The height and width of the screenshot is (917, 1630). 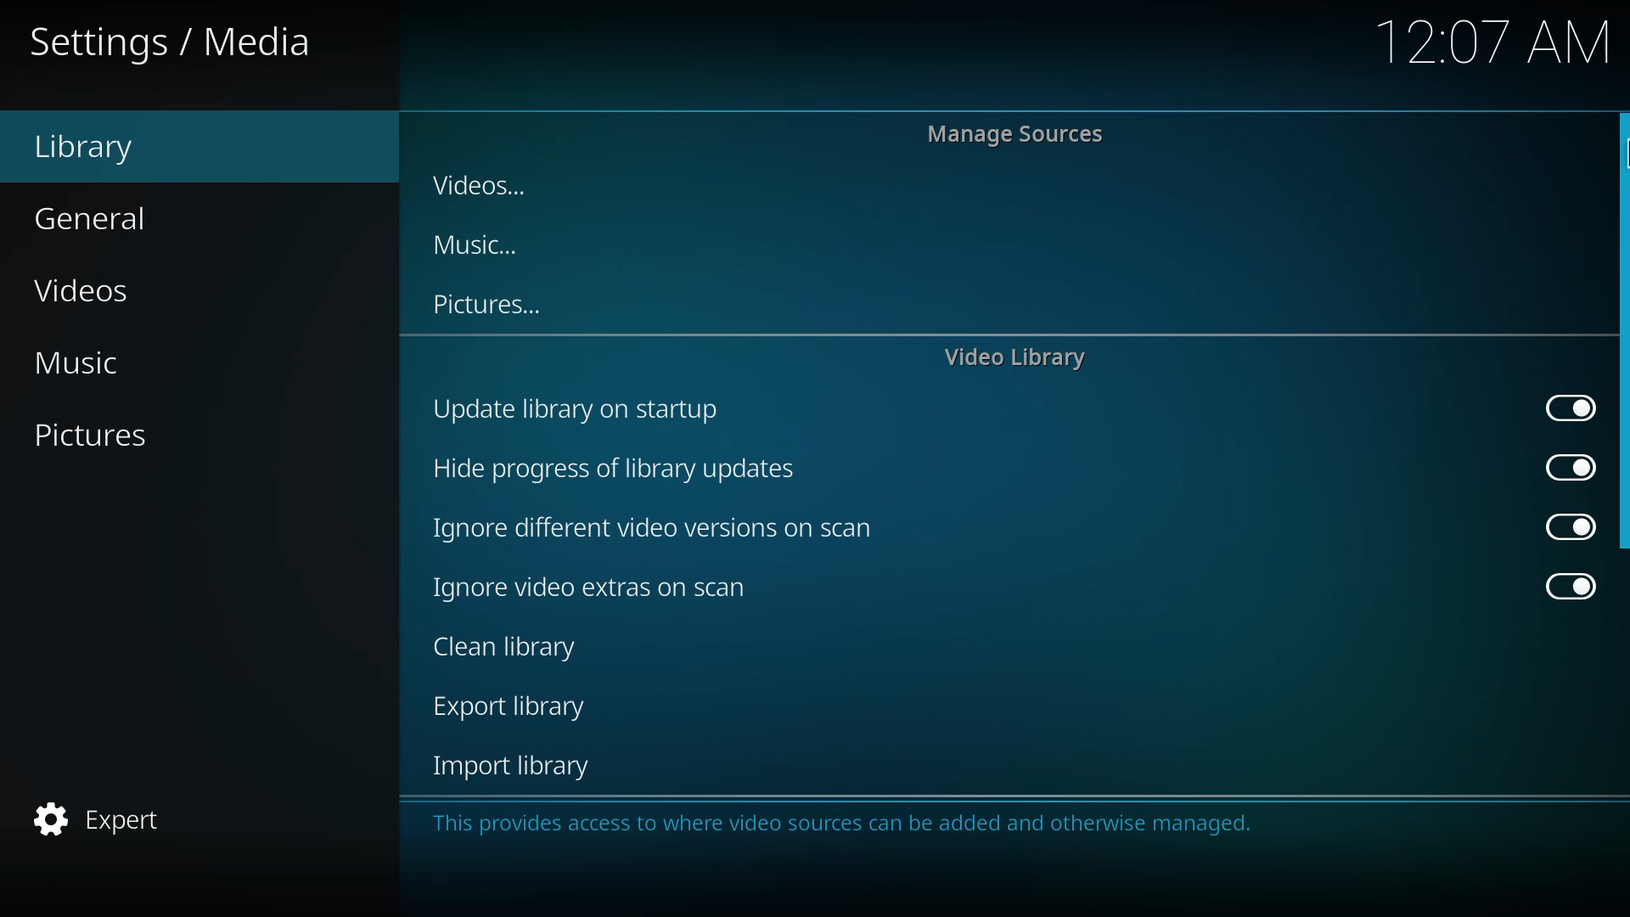 I want to click on manage sources, so click(x=1011, y=133).